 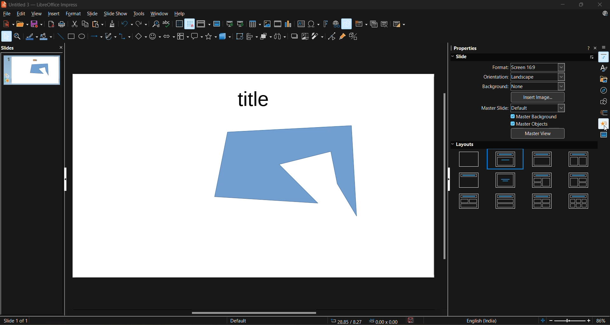 What do you see at coordinates (347, 24) in the screenshot?
I see `show draw functions` at bounding box center [347, 24].